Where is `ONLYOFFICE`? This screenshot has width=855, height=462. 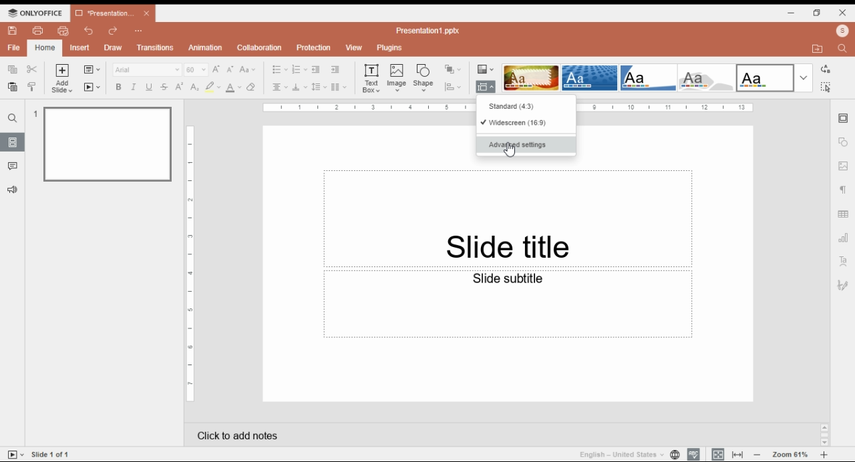 ONLYOFFICE is located at coordinates (35, 13).